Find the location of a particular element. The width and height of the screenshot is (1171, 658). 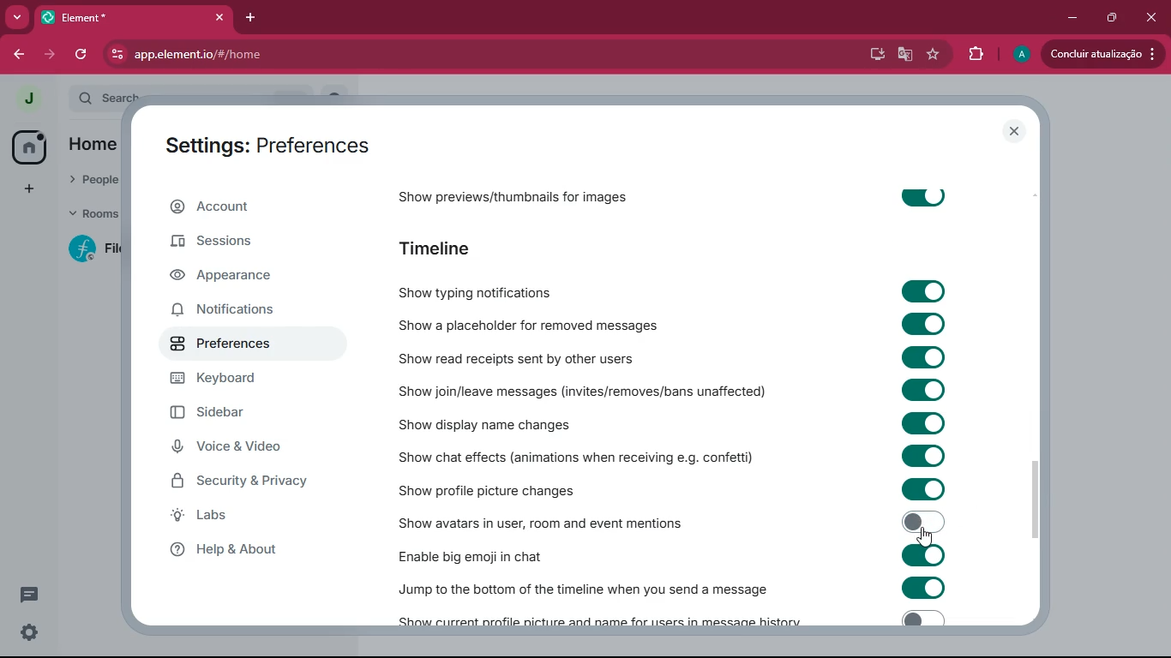

cursor on toggle off is located at coordinates (927, 539).